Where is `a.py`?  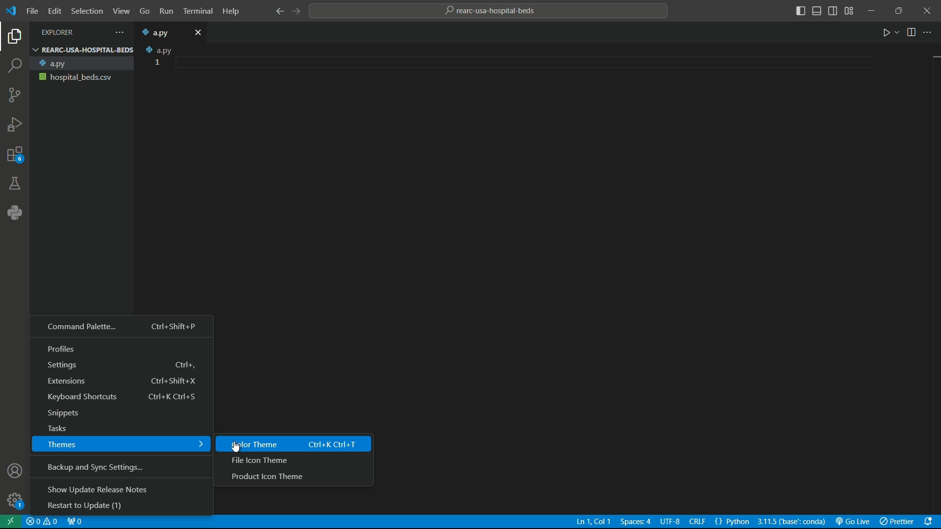 a.py is located at coordinates (161, 32).